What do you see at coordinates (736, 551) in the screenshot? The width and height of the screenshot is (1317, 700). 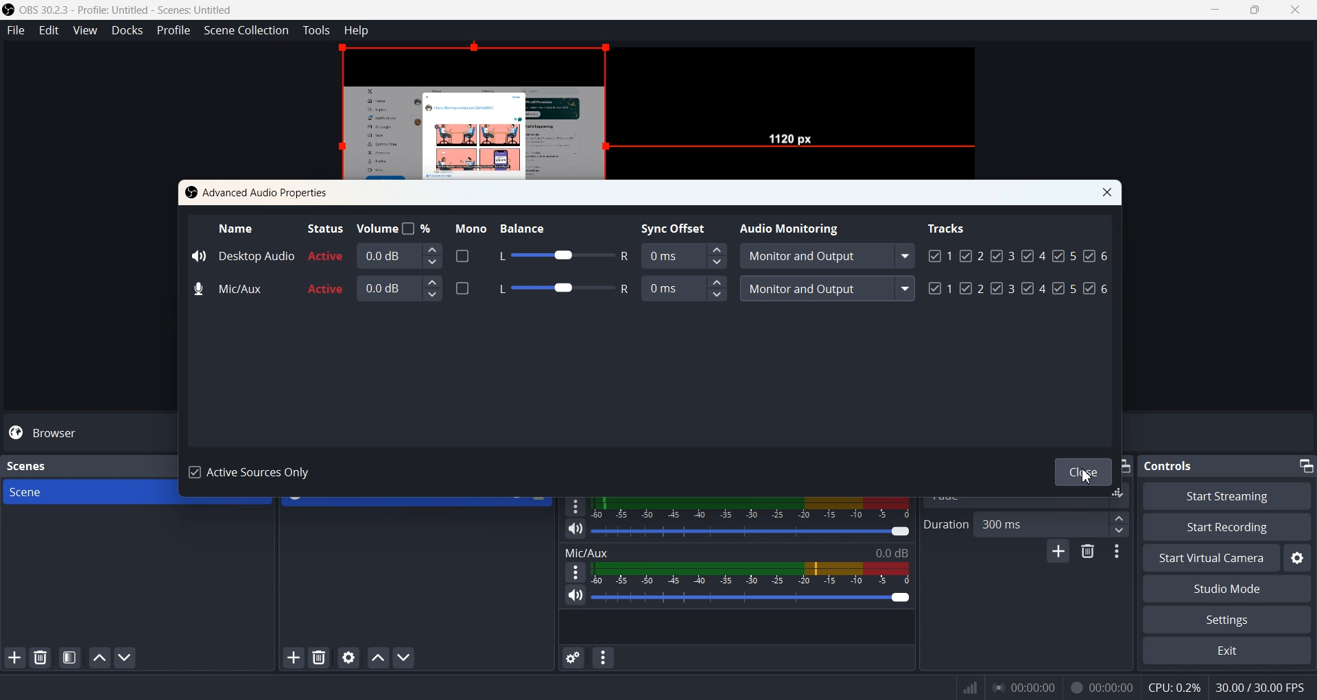 I see `Mic/Aux 0.0 dB` at bounding box center [736, 551].